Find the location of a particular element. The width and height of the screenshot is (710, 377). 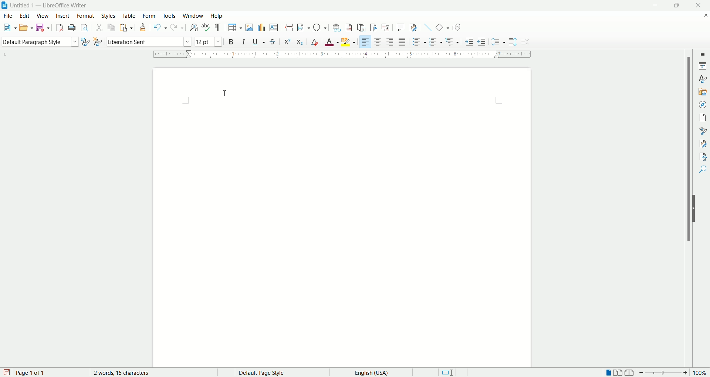

maximize is located at coordinates (678, 5).